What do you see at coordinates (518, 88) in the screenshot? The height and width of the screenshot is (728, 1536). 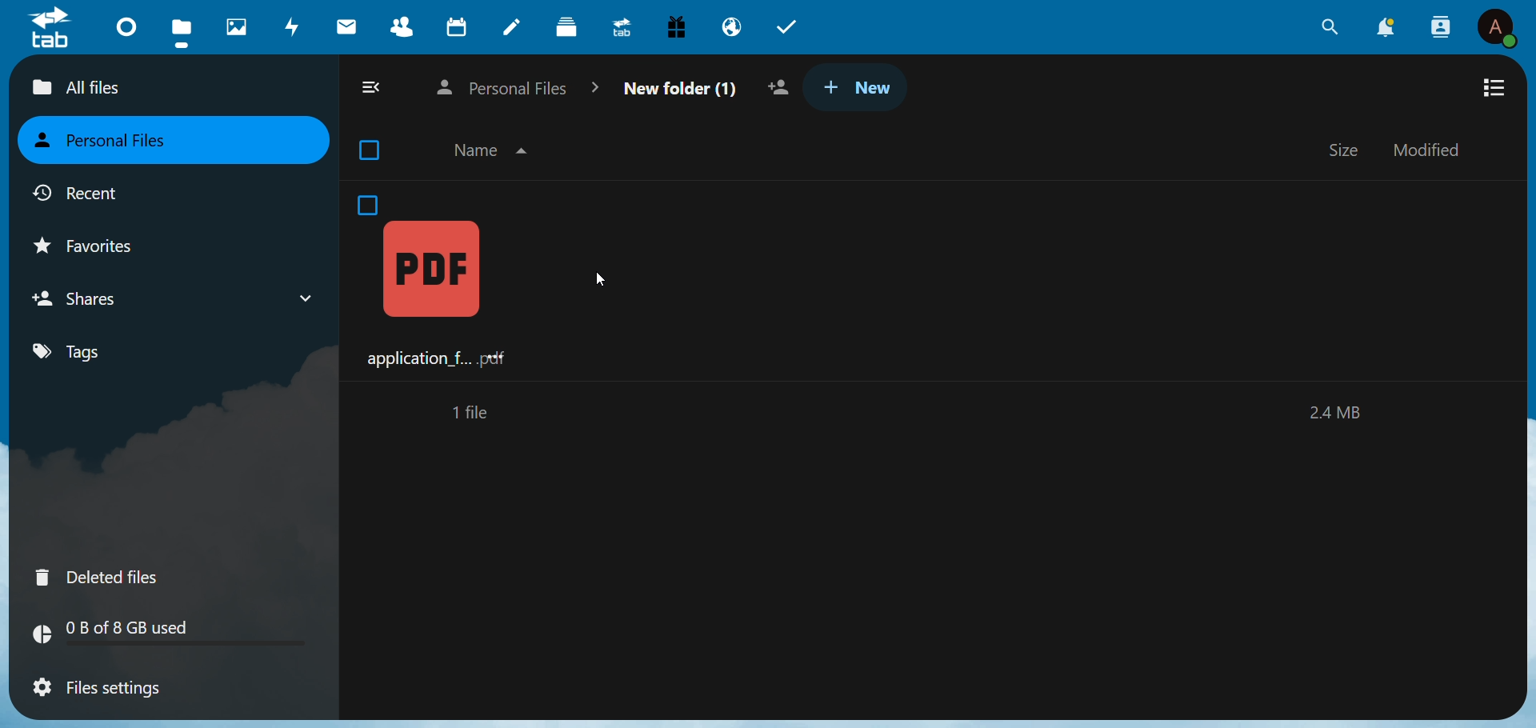 I see `personal files` at bounding box center [518, 88].